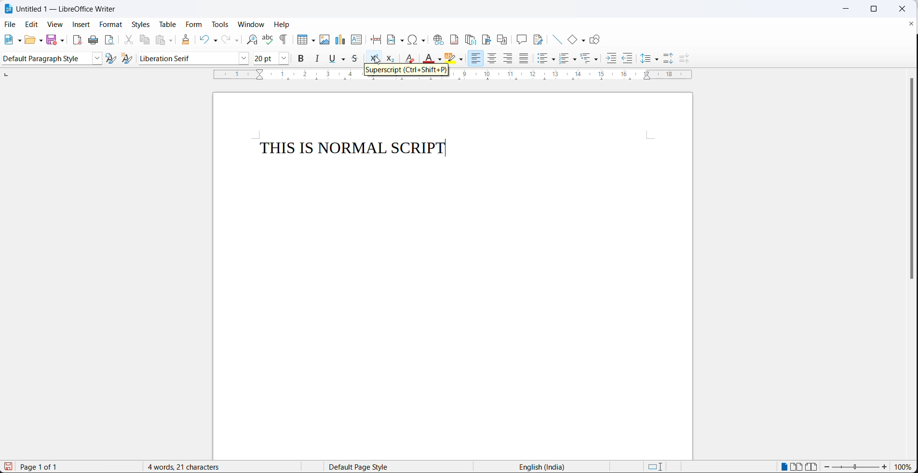  Describe the element at coordinates (657, 60) in the screenshot. I see `line spacing options` at that location.